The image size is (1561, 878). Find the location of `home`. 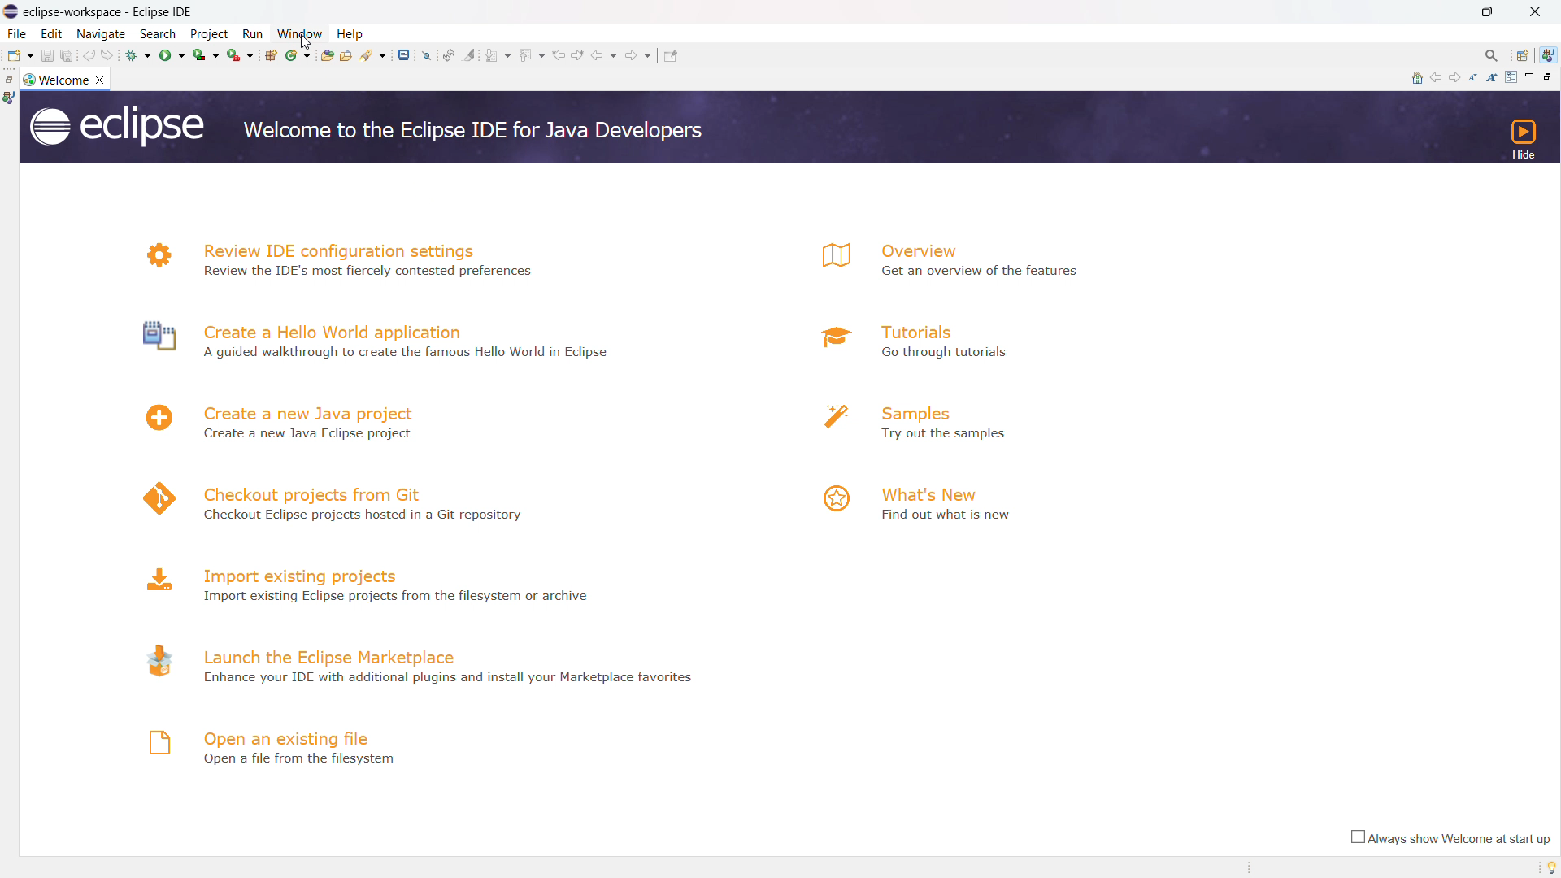

home is located at coordinates (1415, 78).